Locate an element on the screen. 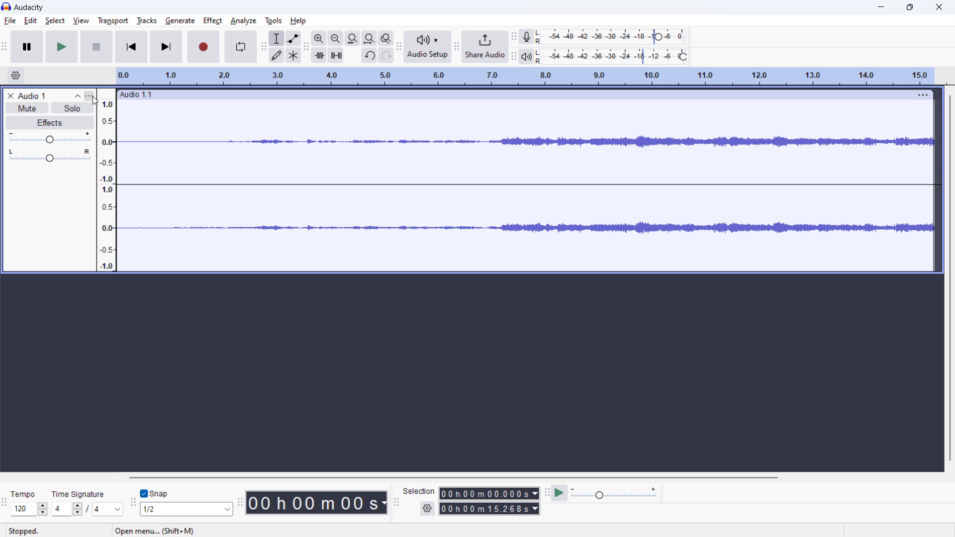 The height and width of the screenshot is (537, 955). title o project is located at coordinates (32, 95).